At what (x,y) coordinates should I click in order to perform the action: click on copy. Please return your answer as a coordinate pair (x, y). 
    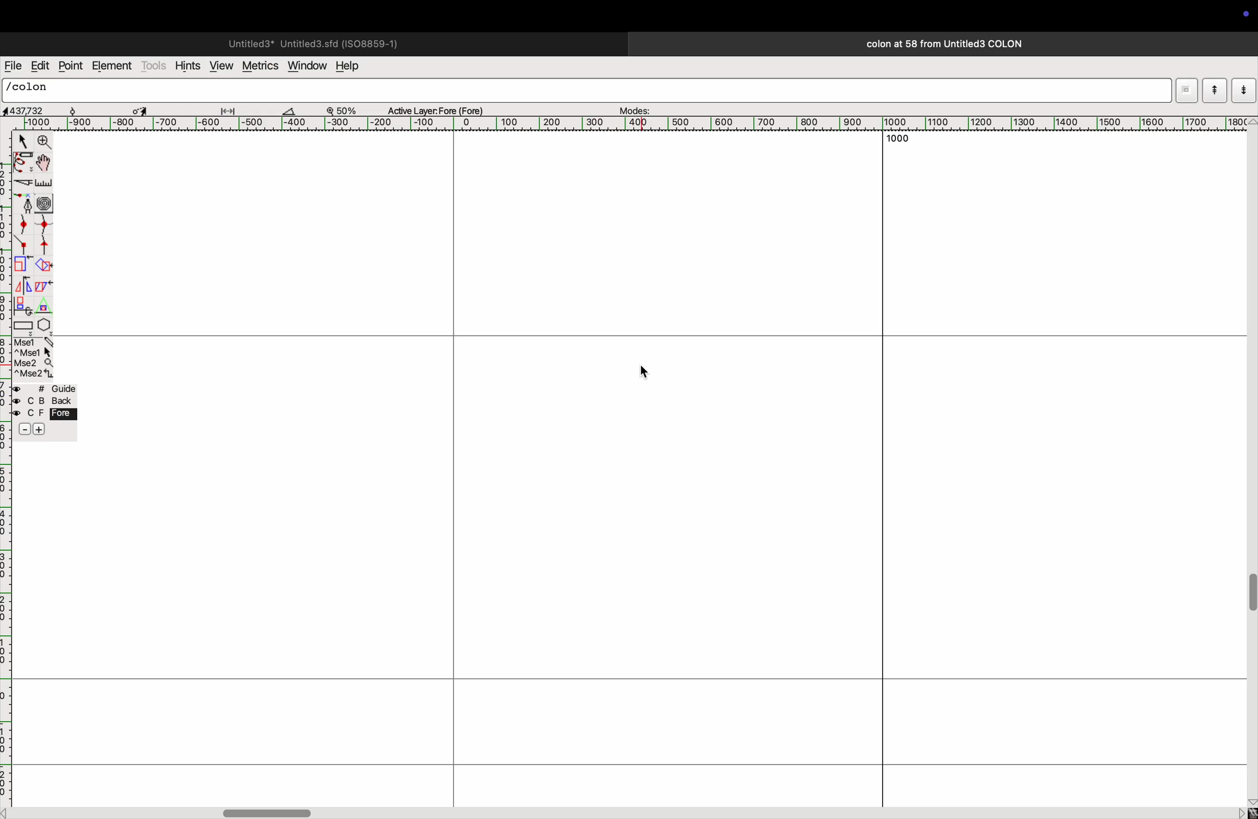
    Looking at the image, I should click on (46, 288).